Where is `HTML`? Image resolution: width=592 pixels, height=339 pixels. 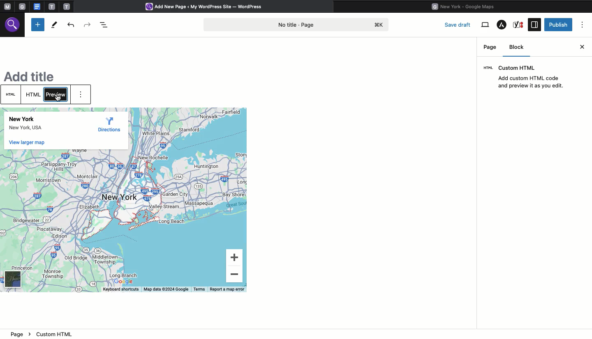
HTML is located at coordinates (12, 94).